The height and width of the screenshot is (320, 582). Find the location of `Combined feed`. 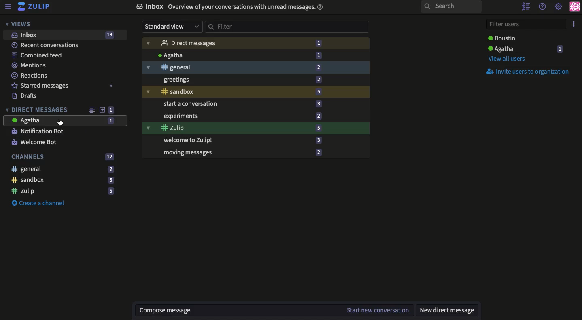

Combined feed is located at coordinates (38, 55).